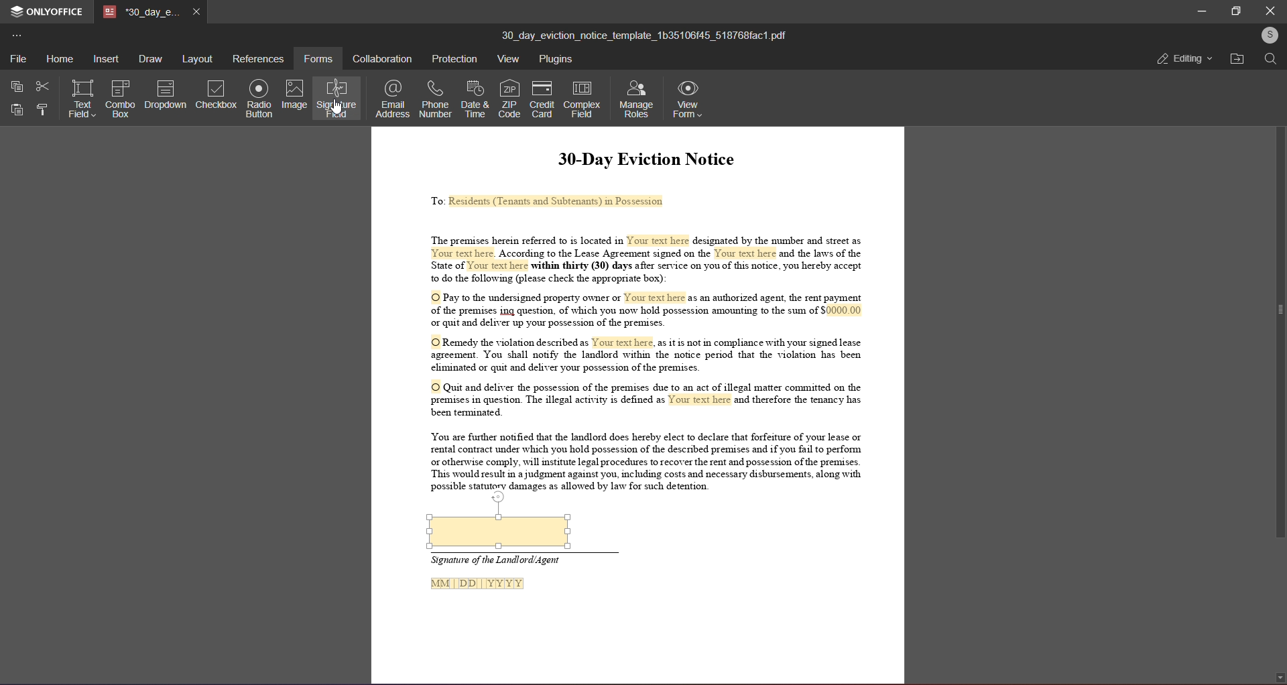 The height and width of the screenshot is (685, 1287). I want to click on image, so click(296, 94).